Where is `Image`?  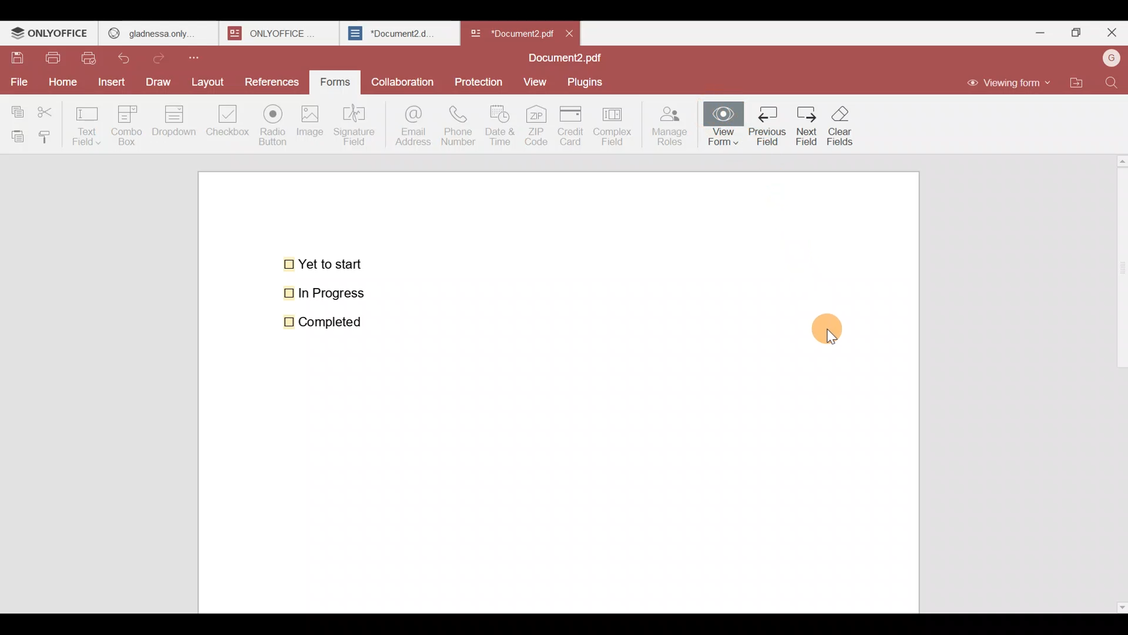 Image is located at coordinates (311, 129).